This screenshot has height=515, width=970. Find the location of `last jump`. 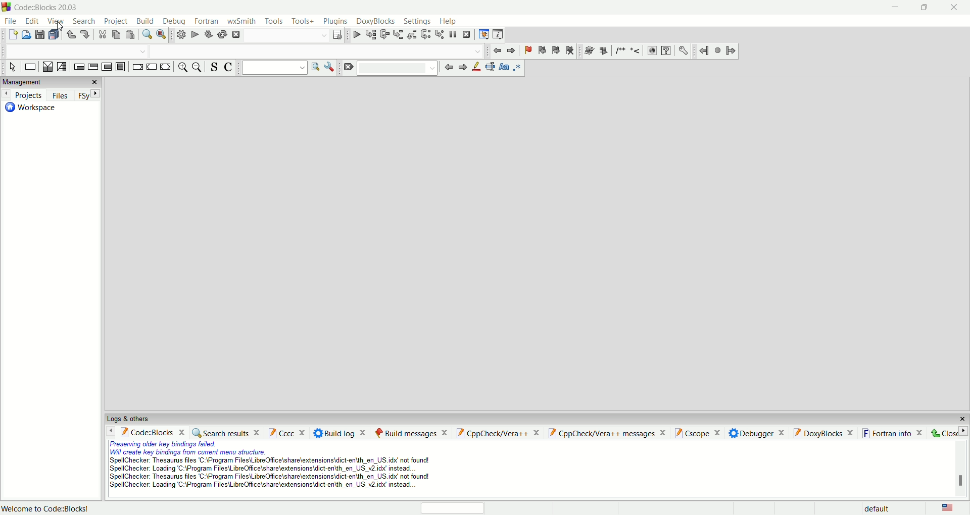

last jump is located at coordinates (717, 50).